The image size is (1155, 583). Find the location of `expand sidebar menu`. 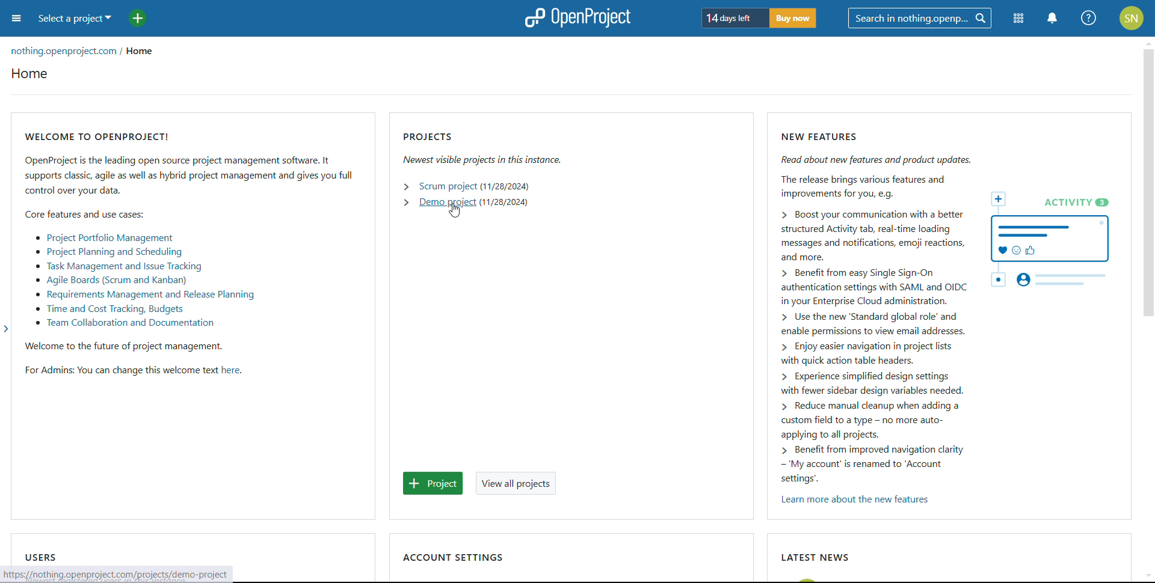

expand sidebar menu is located at coordinates (6, 329).